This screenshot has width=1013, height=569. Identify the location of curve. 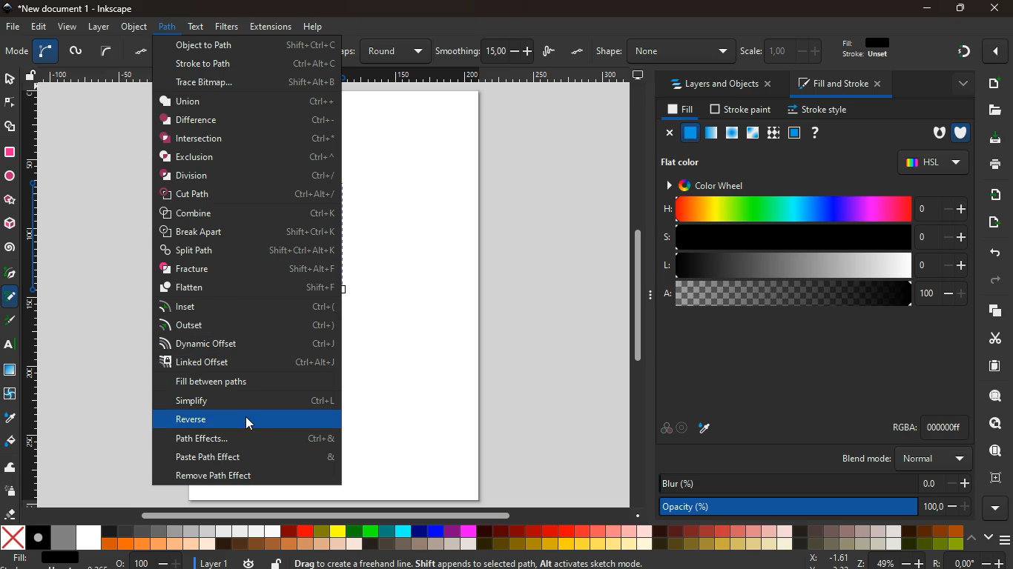
(106, 51).